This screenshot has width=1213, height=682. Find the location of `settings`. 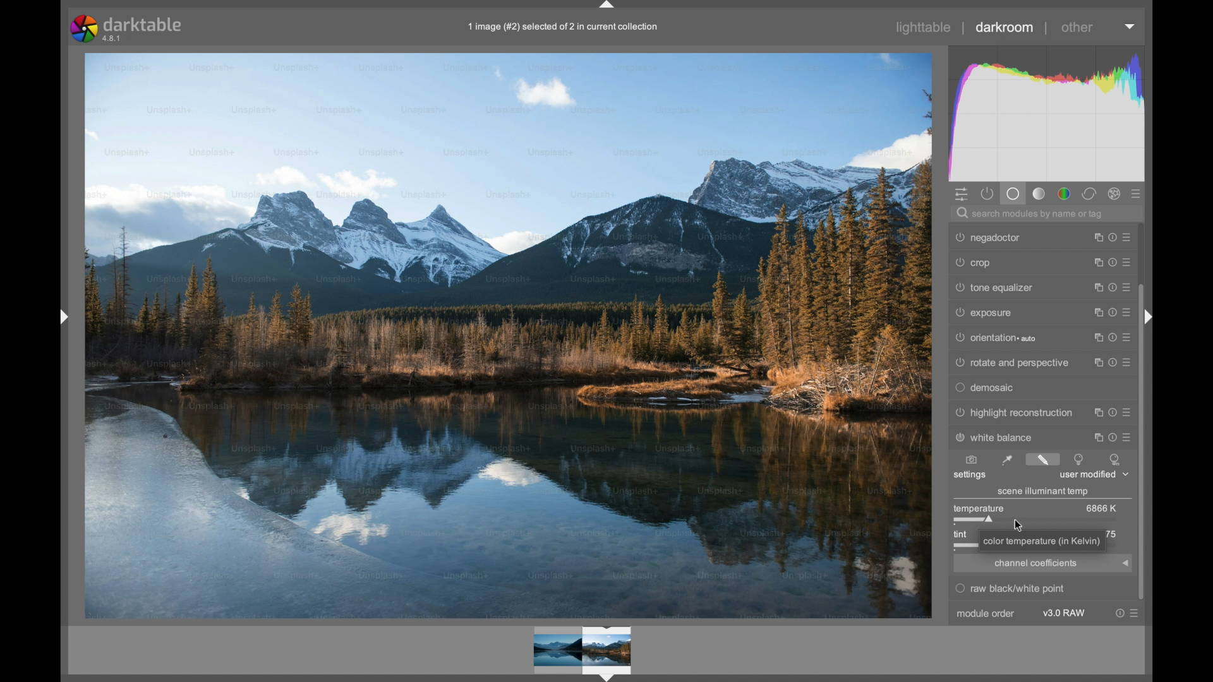

settings is located at coordinates (970, 476).